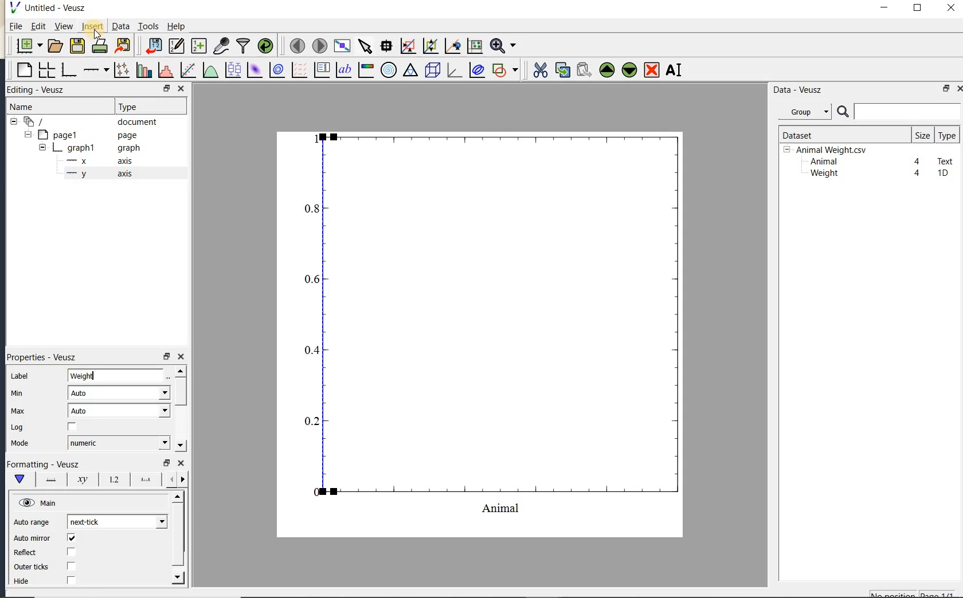 This screenshot has width=963, height=598. I want to click on 4, so click(918, 174).